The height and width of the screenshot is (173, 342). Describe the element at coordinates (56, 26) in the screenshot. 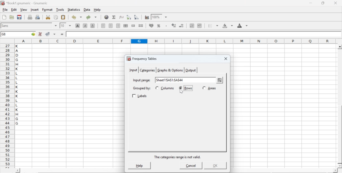

I see `drop down` at that location.